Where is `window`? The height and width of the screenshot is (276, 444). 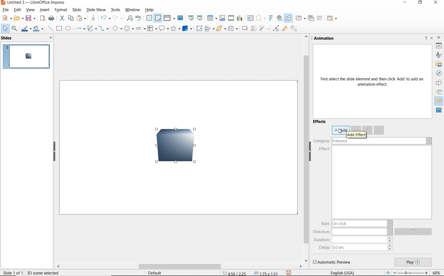
window is located at coordinates (132, 10).